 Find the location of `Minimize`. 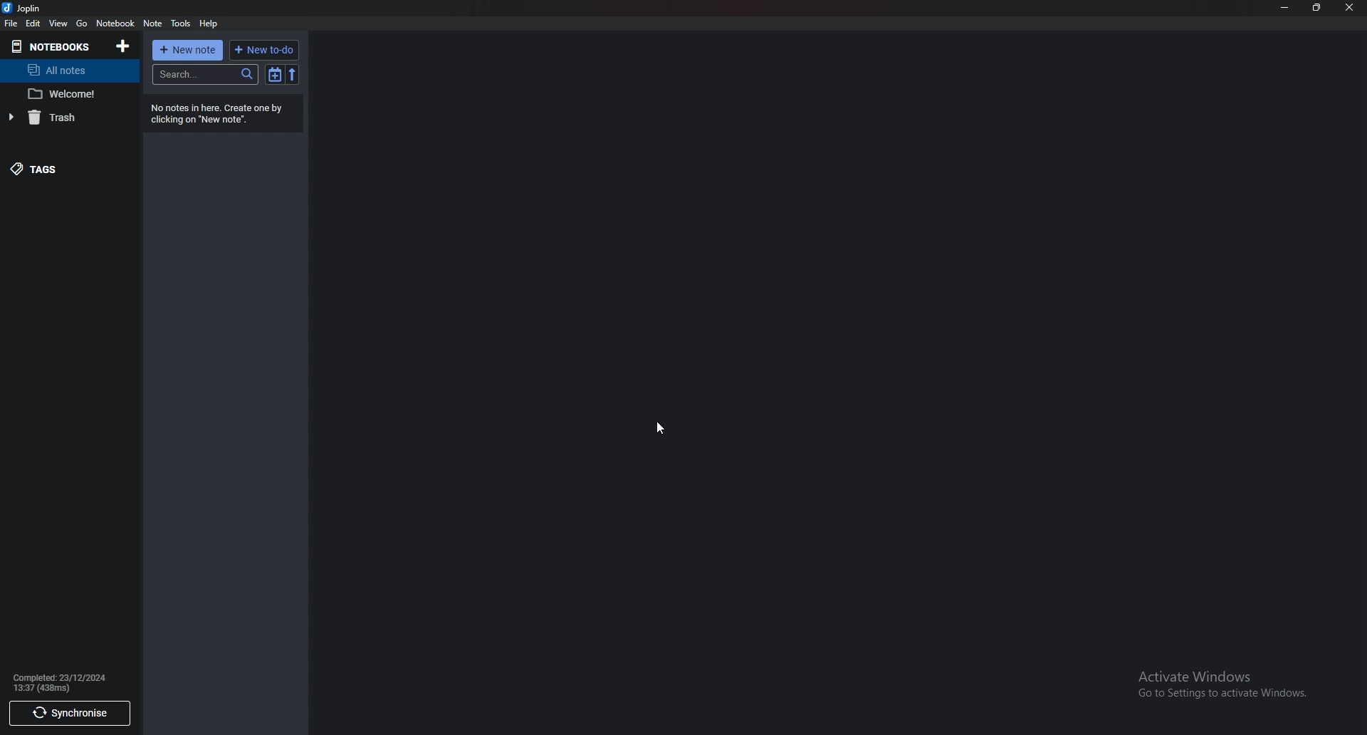

Minimize is located at coordinates (1284, 7).